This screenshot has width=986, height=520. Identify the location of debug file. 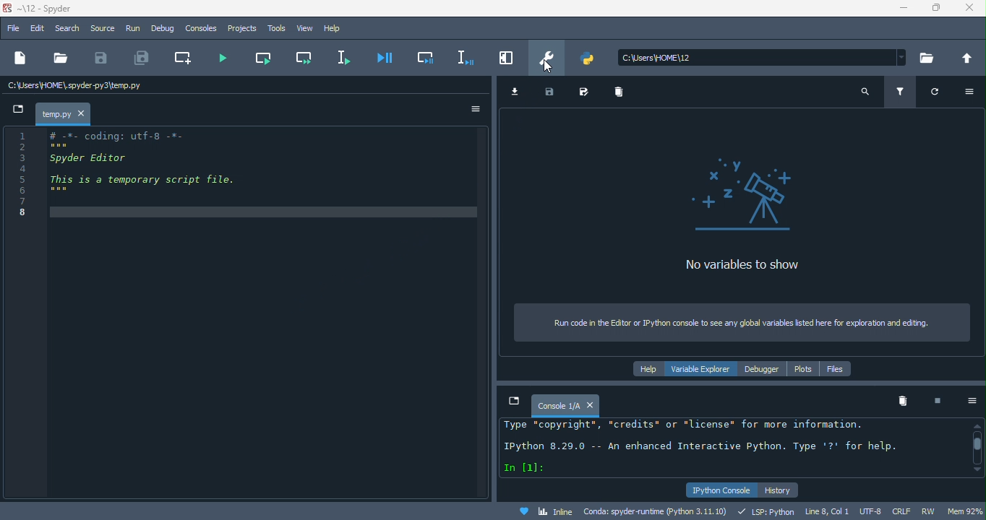
(380, 59).